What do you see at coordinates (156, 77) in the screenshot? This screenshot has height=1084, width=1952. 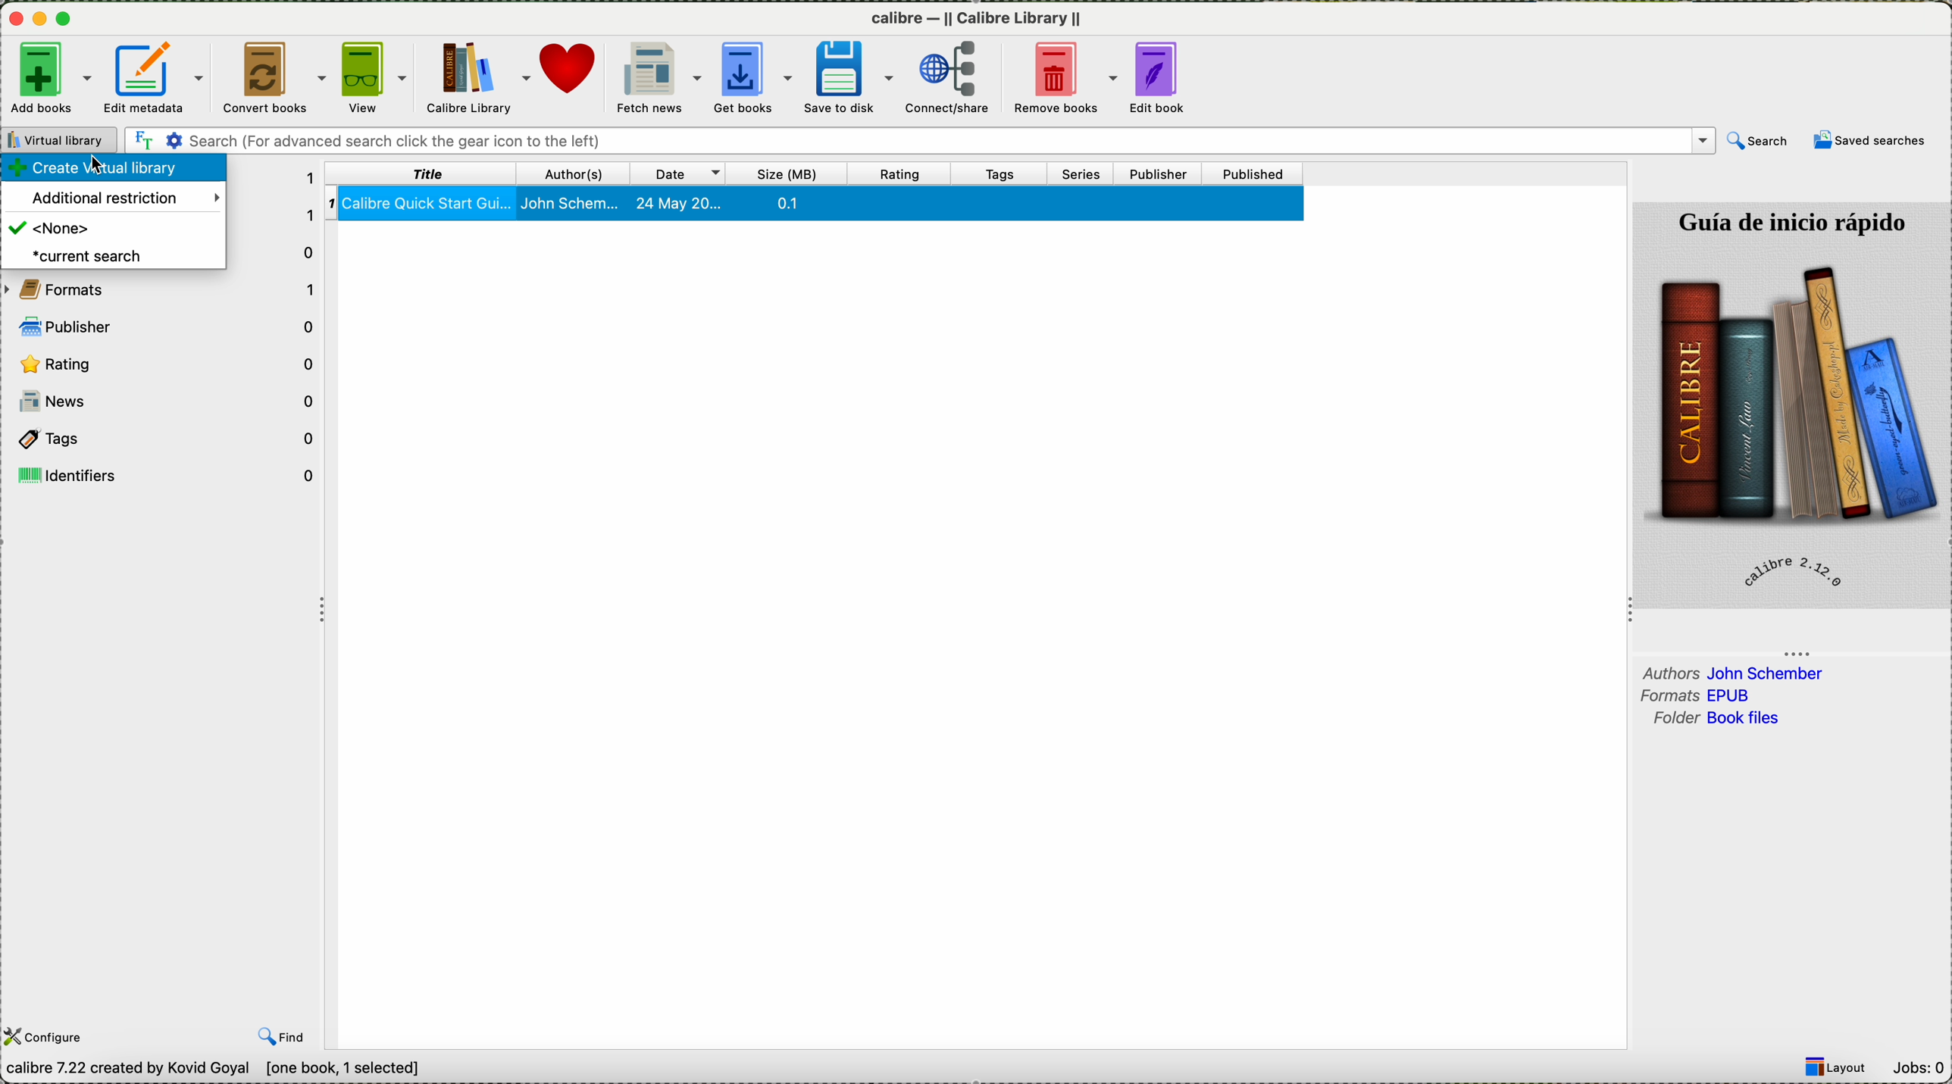 I see `edit metadata` at bounding box center [156, 77].